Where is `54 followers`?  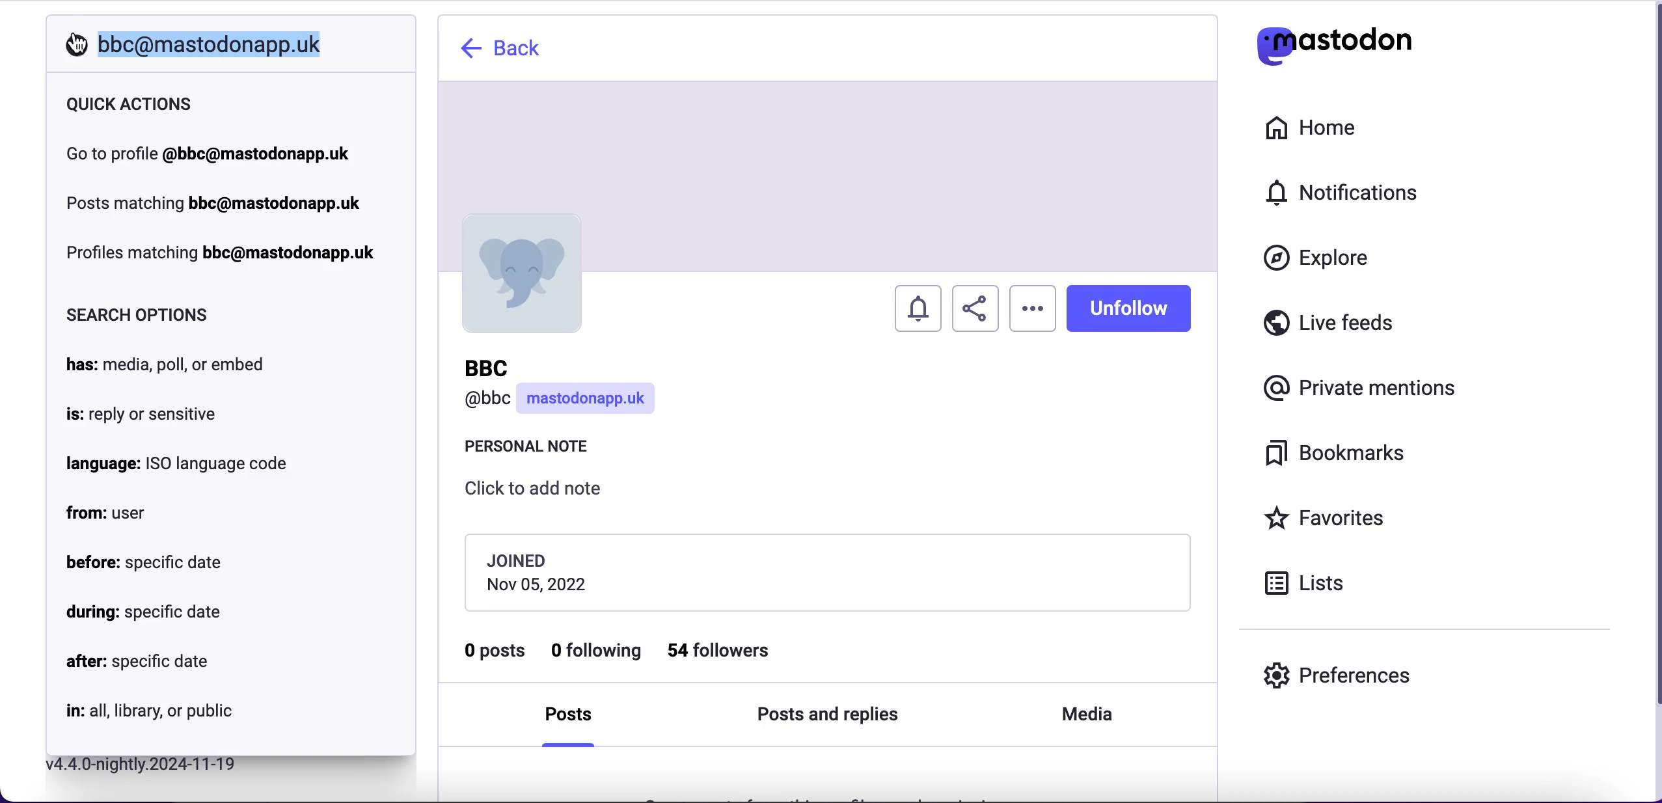
54 followers is located at coordinates (730, 651).